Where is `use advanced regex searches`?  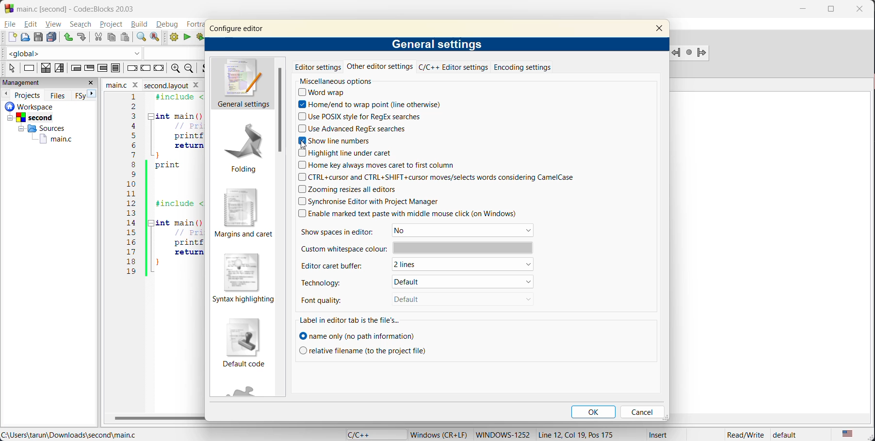 use advanced regex searches is located at coordinates (353, 128).